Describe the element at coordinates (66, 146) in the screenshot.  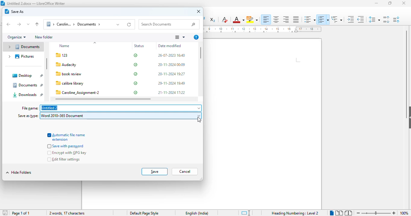
I see `save with password` at that location.